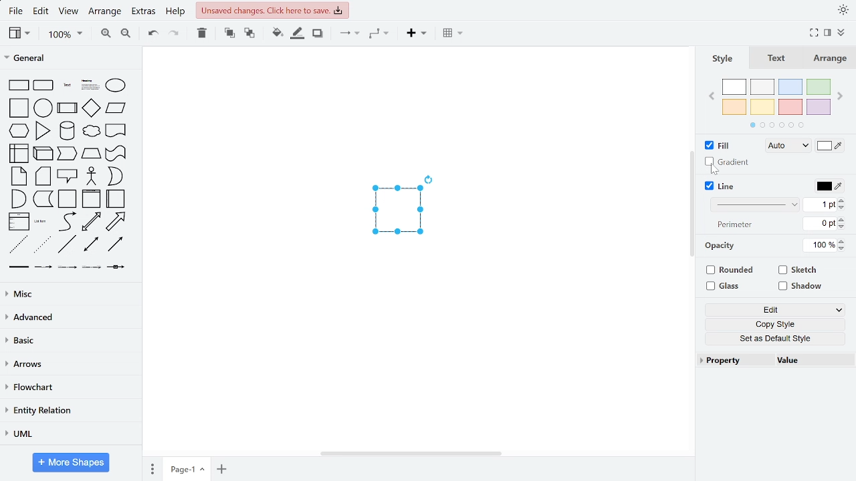 This screenshot has height=481, width=856. What do you see at coordinates (116, 267) in the screenshot?
I see `` at bounding box center [116, 267].